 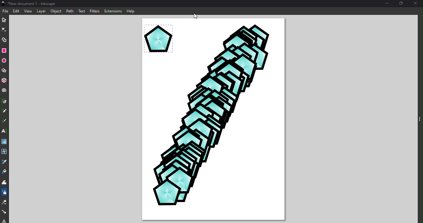 What do you see at coordinates (5, 51) in the screenshot?
I see `Rectangle tool` at bounding box center [5, 51].